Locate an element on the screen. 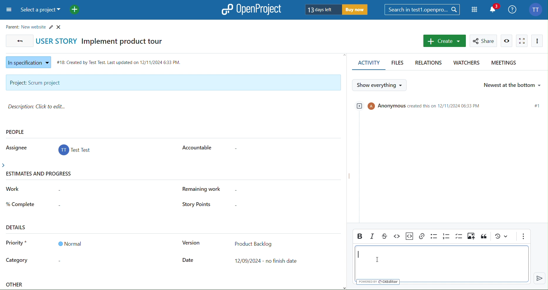 This screenshot has height=290, width=548. Other is located at coordinates (15, 285).